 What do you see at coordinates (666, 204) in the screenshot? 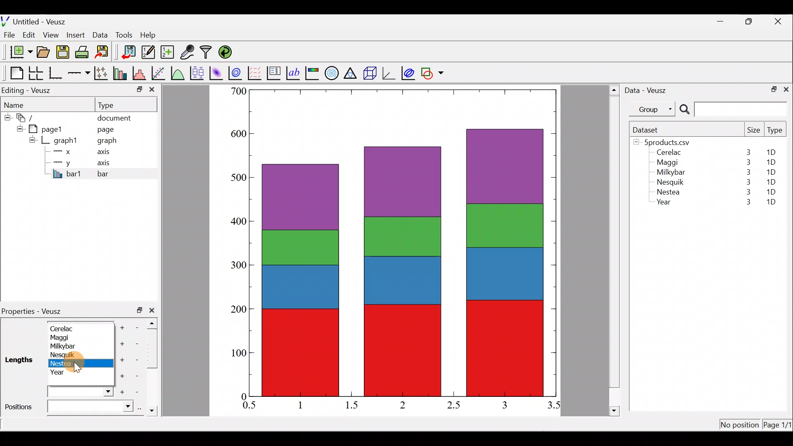
I see `Year` at bounding box center [666, 204].